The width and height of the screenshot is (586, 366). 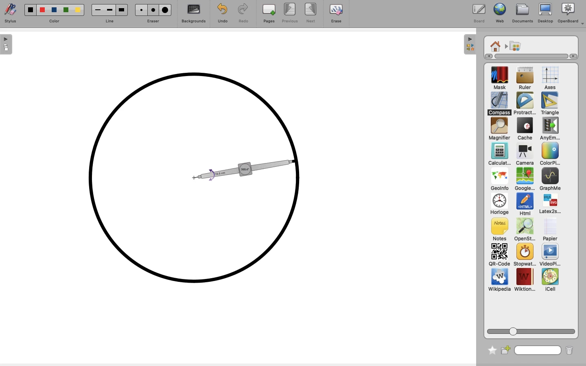 I want to click on Magnifier, so click(x=499, y=129).